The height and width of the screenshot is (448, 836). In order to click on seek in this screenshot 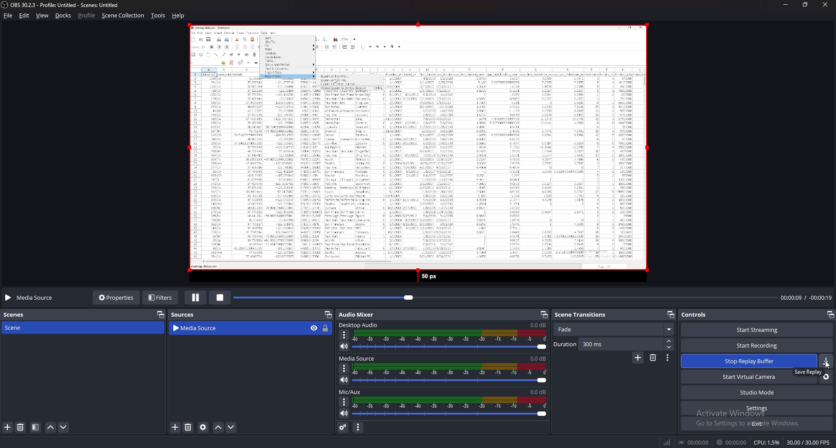, I will do `click(506, 298)`.